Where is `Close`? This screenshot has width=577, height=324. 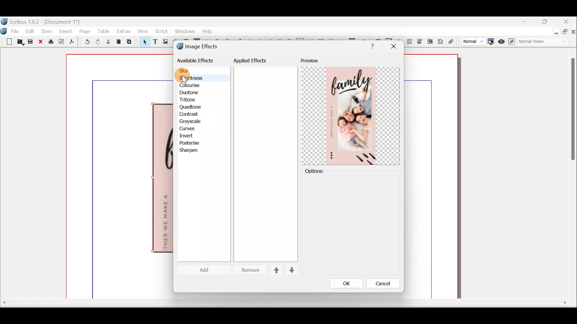 Close is located at coordinates (567, 22).